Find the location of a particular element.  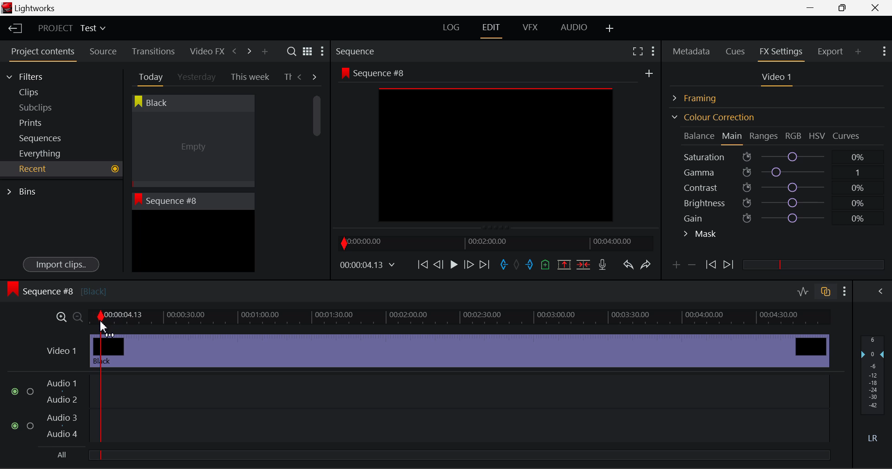

Sequences is located at coordinates (43, 137).